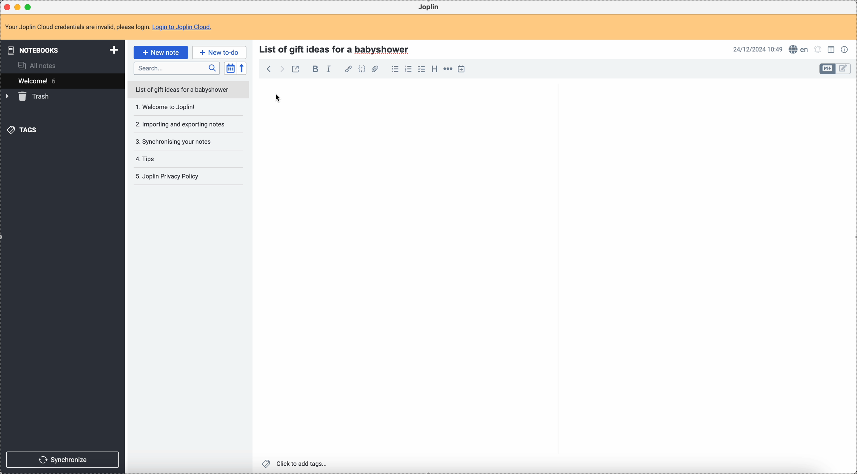  Describe the element at coordinates (348, 69) in the screenshot. I see `hyperlink` at that location.